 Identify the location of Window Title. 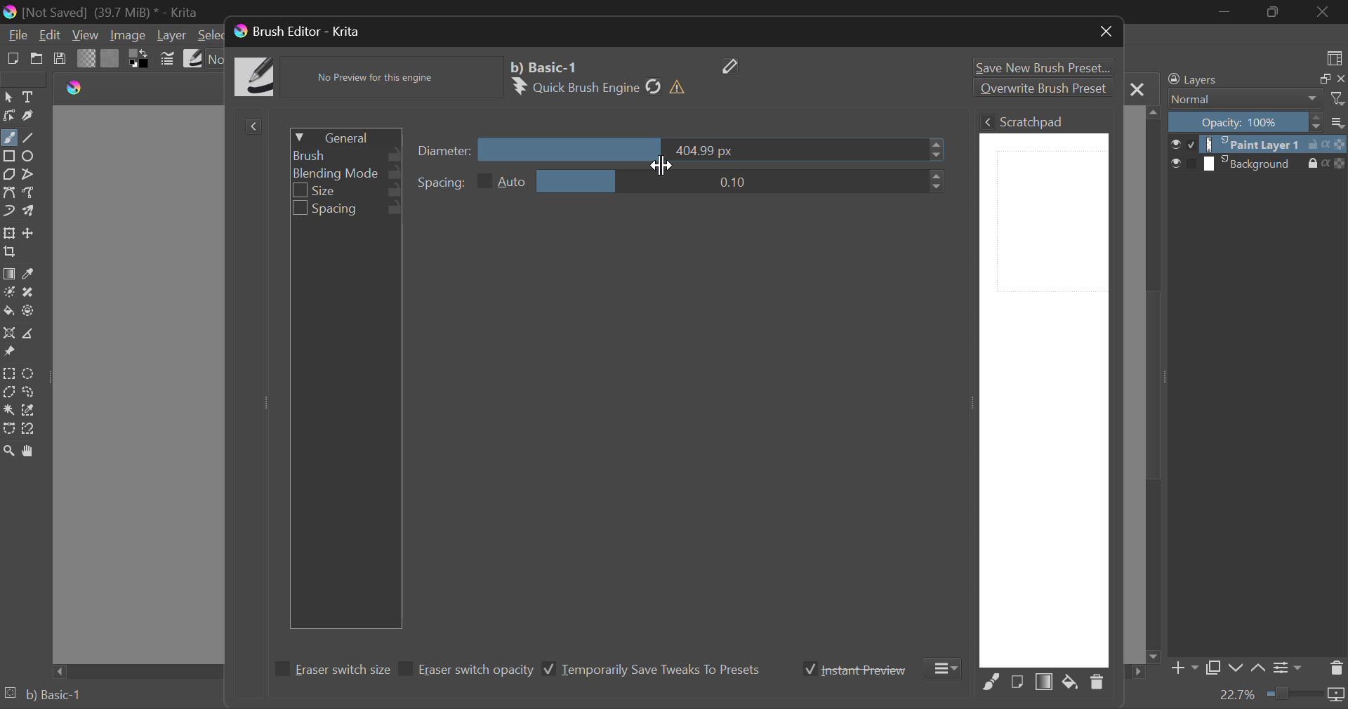
(296, 32).